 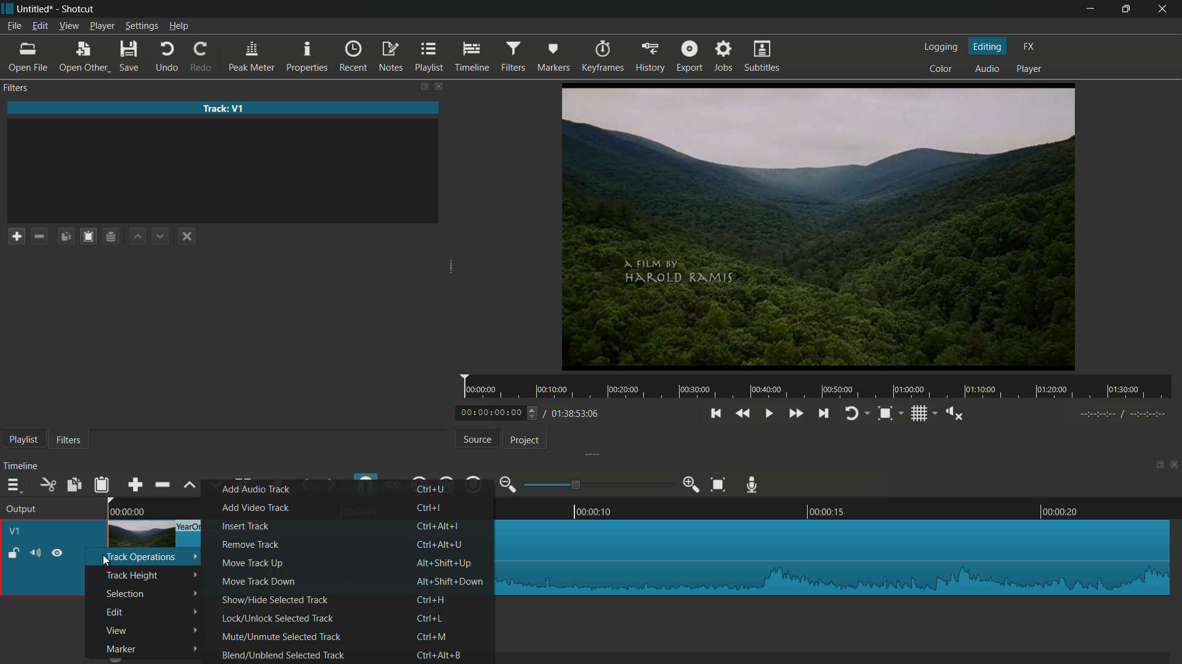 What do you see at coordinates (116, 631) in the screenshot?
I see `view` at bounding box center [116, 631].